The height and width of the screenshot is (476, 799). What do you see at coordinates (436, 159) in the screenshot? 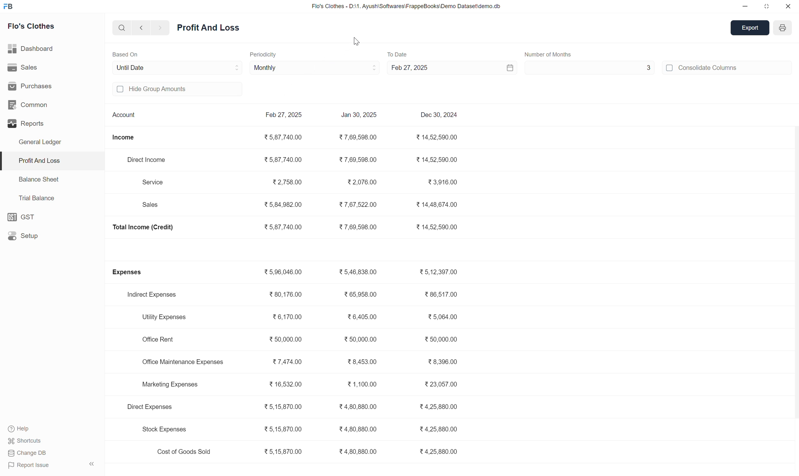
I see `₹14,52,590.00` at bounding box center [436, 159].